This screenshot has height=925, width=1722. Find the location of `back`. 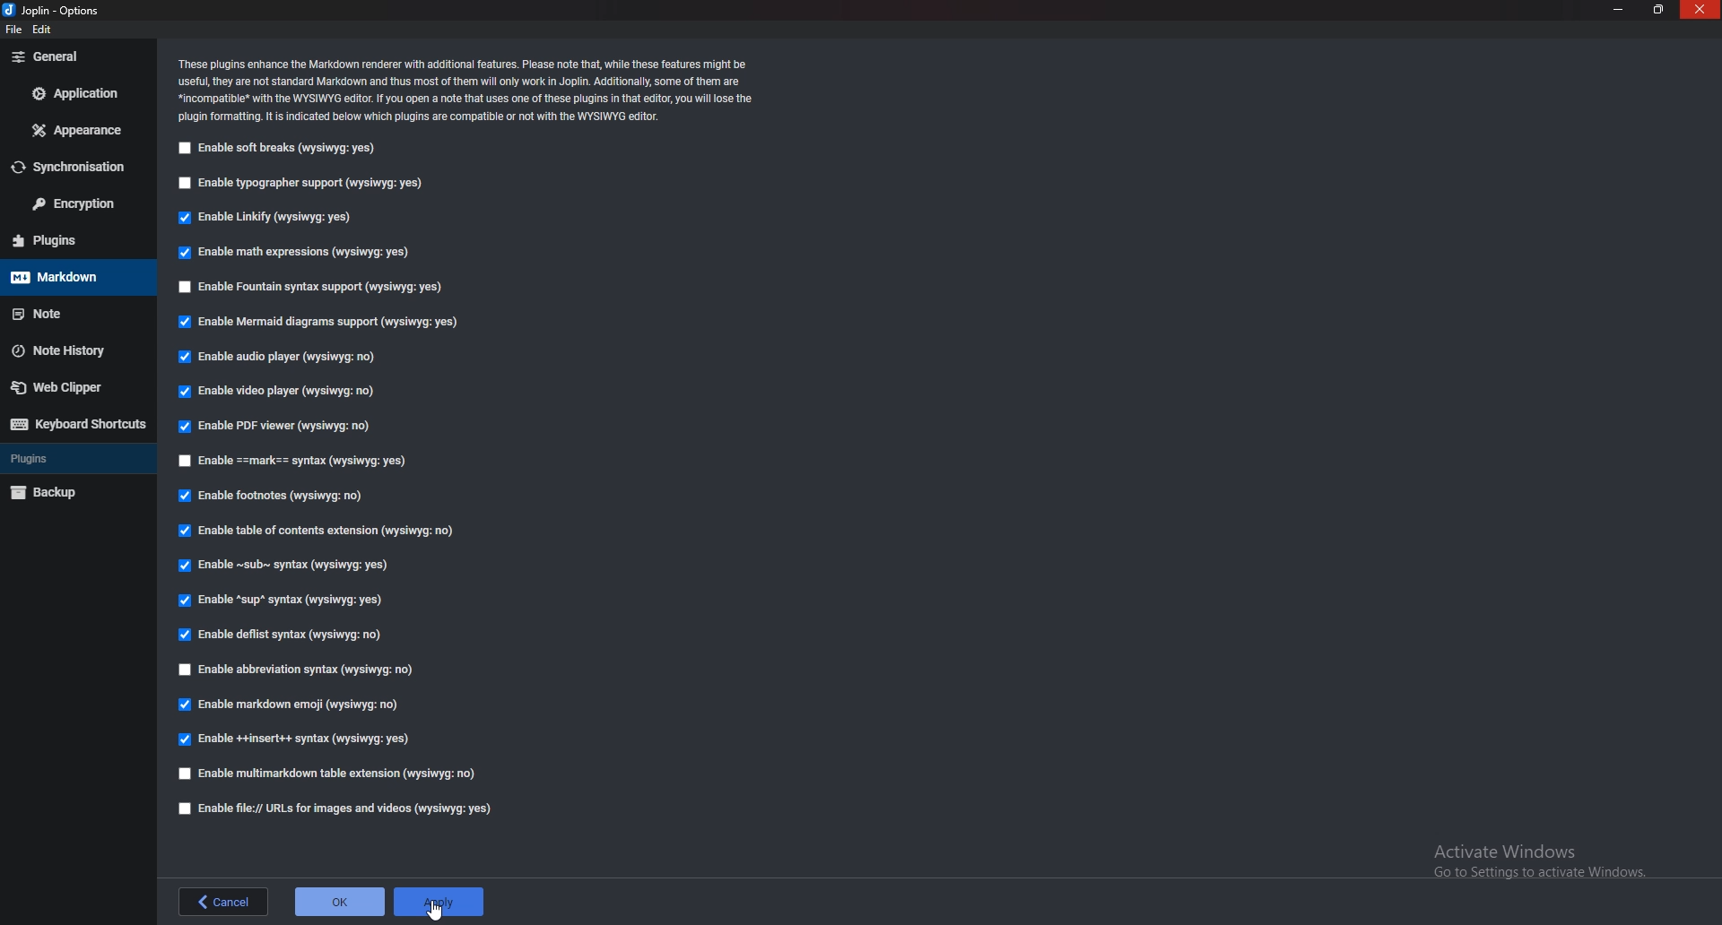

back is located at coordinates (226, 900).